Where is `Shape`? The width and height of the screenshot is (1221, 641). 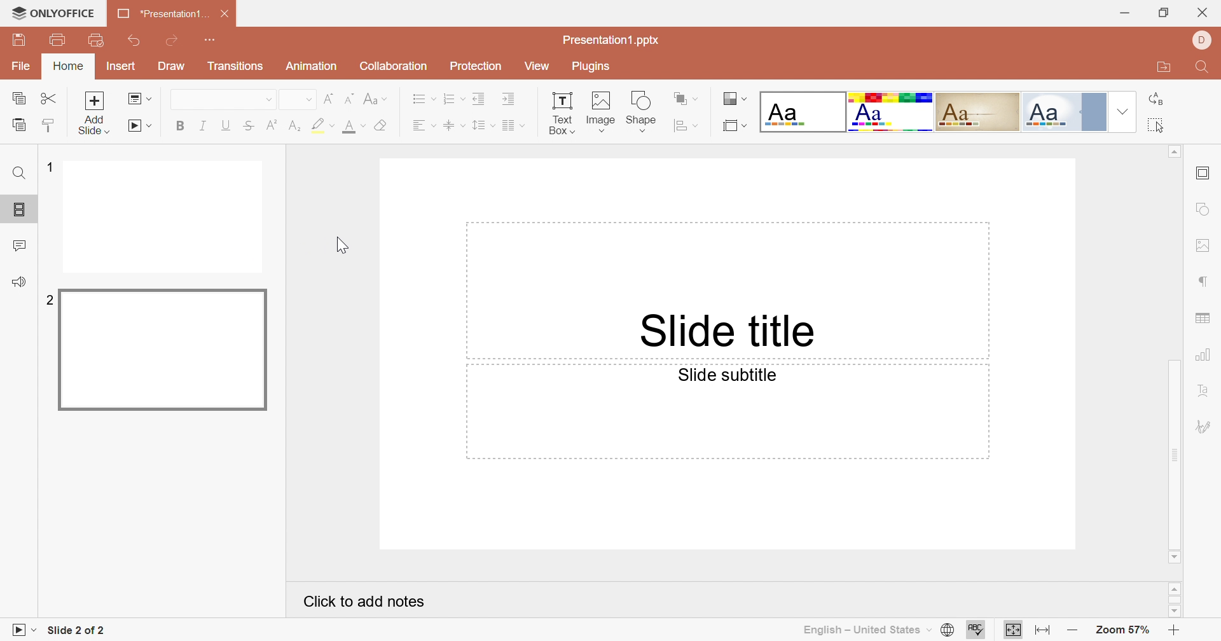
Shape is located at coordinates (641, 111).